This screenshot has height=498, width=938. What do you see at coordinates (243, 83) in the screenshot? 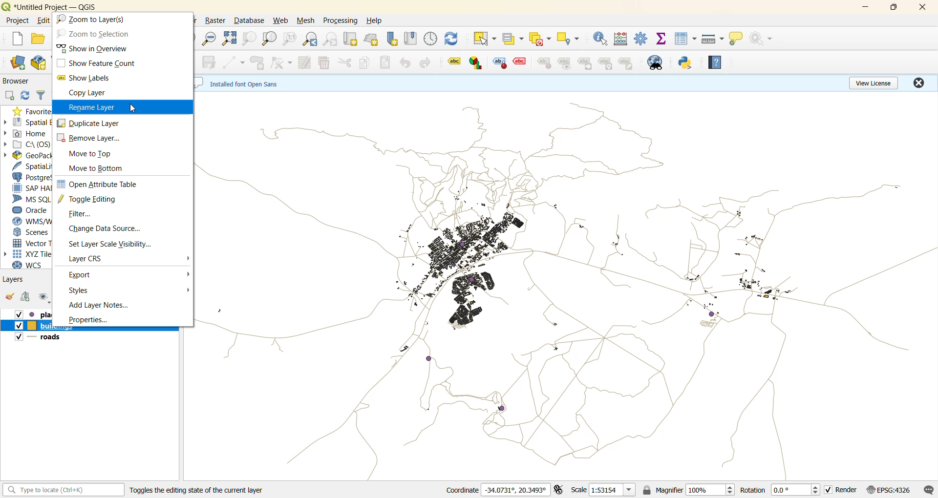
I see `metadata` at bounding box center [243, 83].